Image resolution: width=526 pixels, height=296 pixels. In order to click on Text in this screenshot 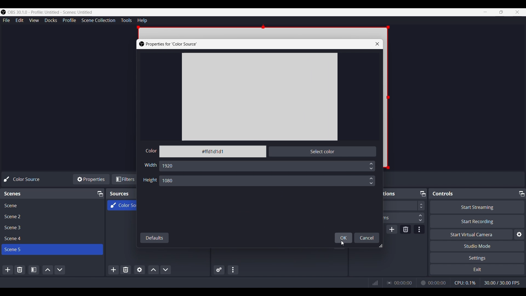, I will do `click(443, 193)`.